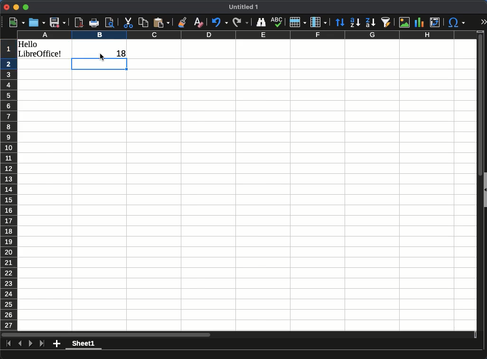 The height and width of the screenshot is (359, 487). Describe the element at coordinates (318, 22) in the screenshot. I see `columns` at that location.